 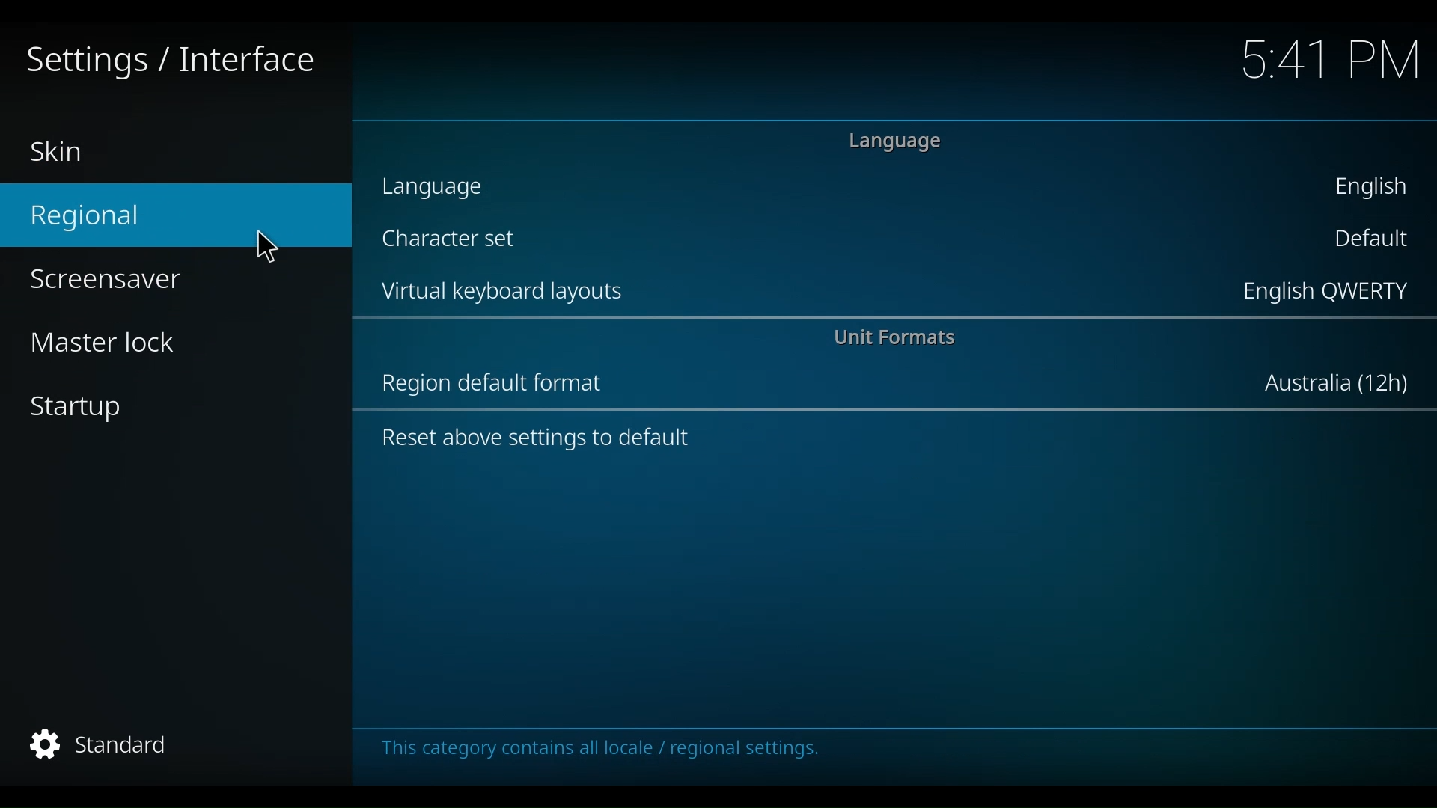 I want to click on Virtual keyboard layout, so click(x=506, y=293).